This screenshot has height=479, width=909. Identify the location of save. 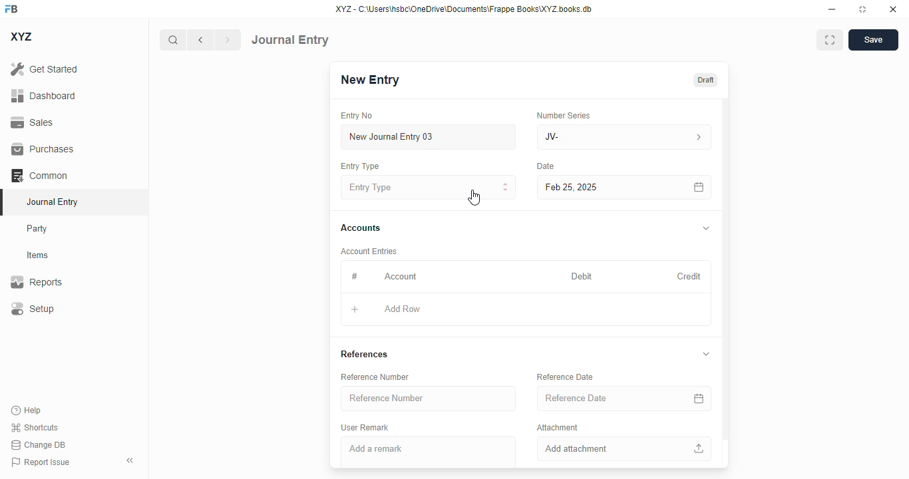
(874, 40).